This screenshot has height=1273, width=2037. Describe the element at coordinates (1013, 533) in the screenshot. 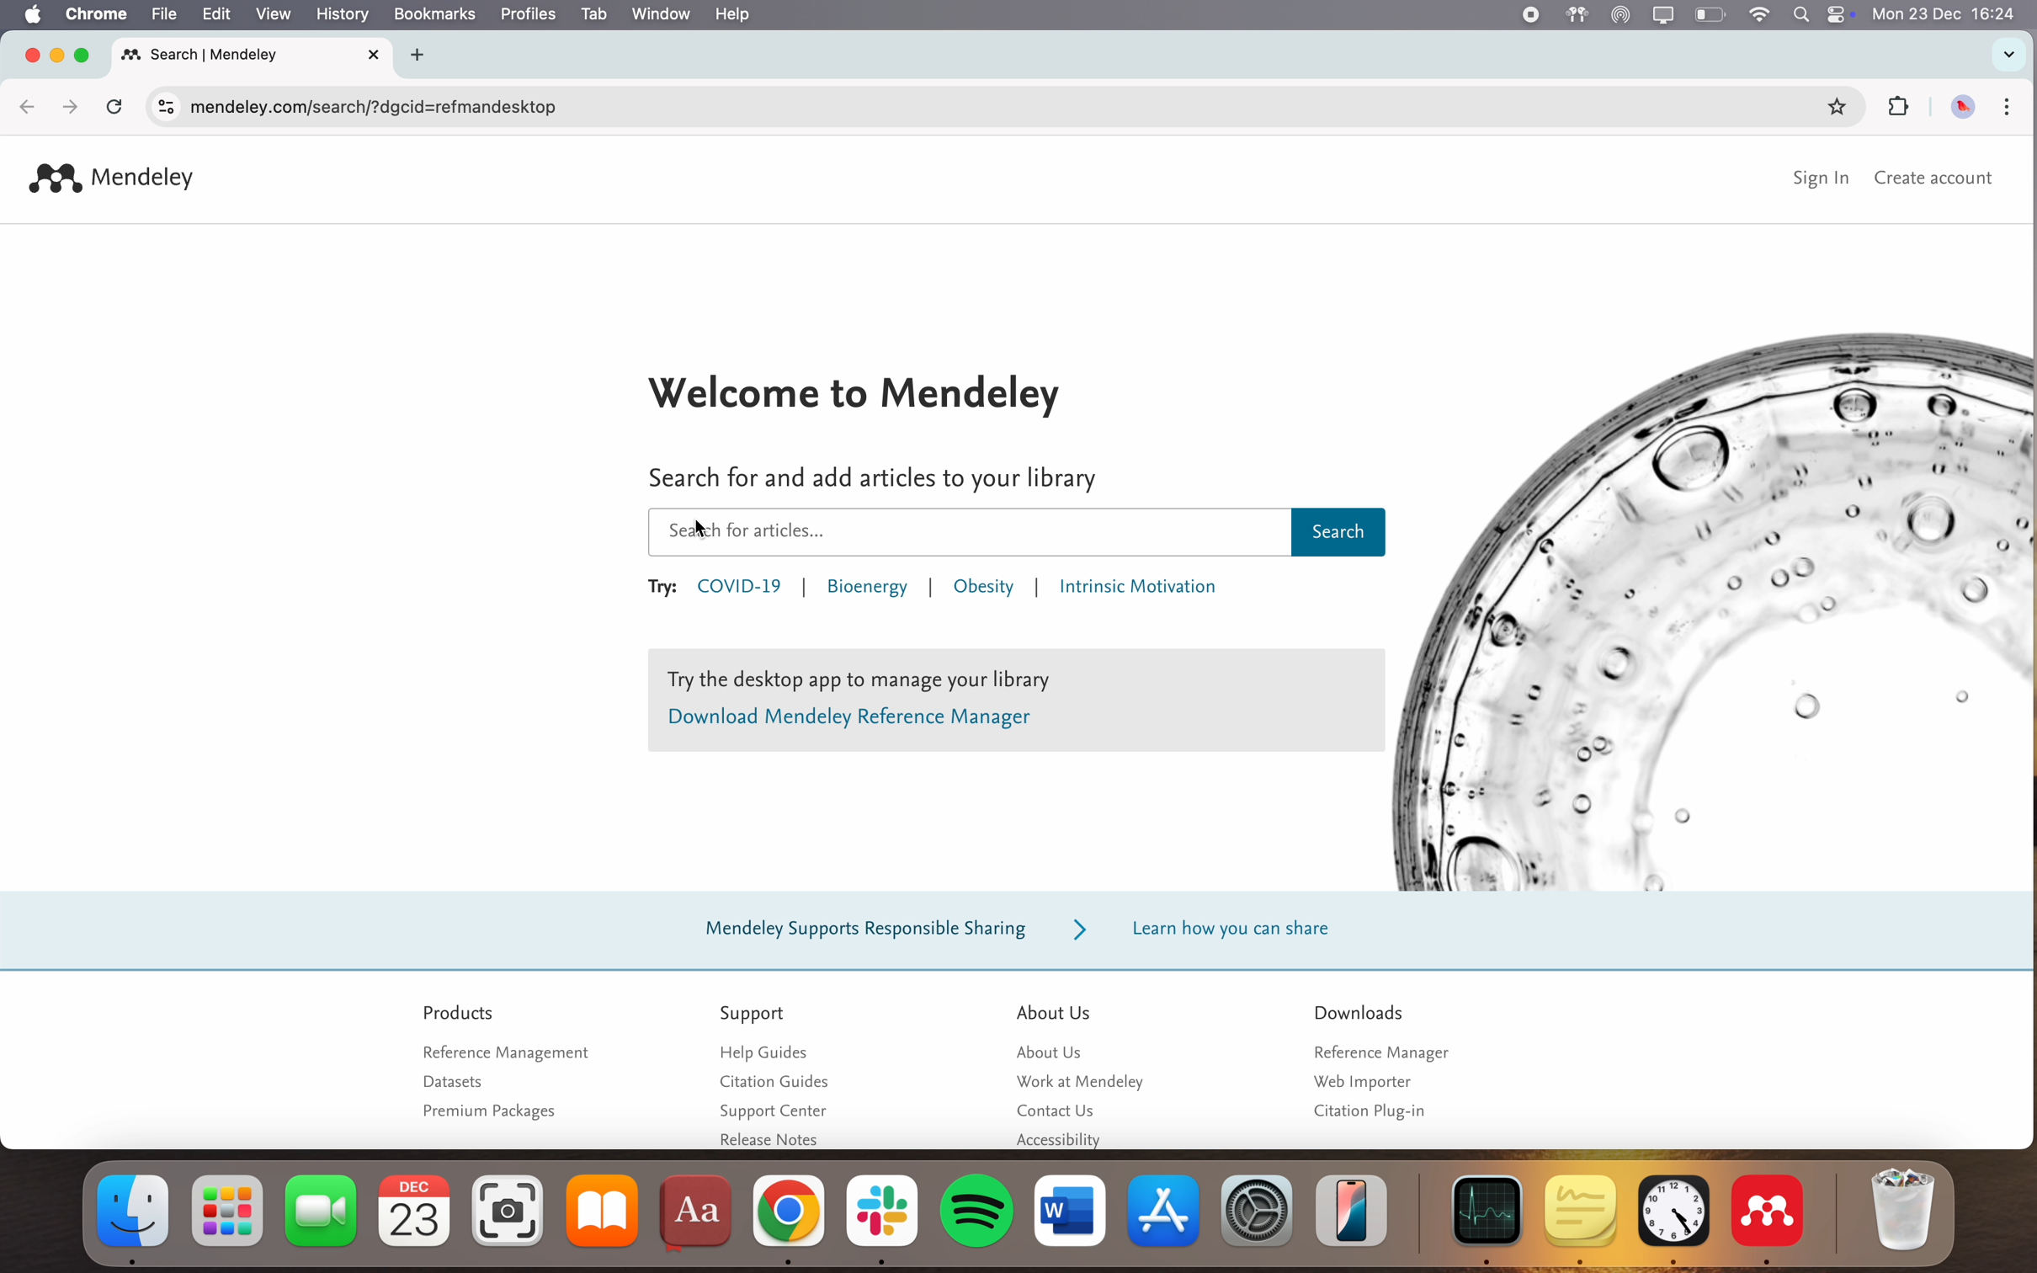

I see `click on search bar` at that location.